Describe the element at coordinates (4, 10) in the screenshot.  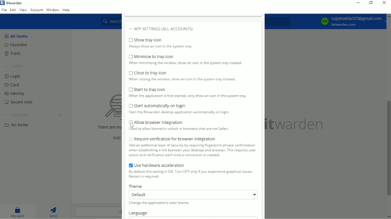
I see `File` at that location.